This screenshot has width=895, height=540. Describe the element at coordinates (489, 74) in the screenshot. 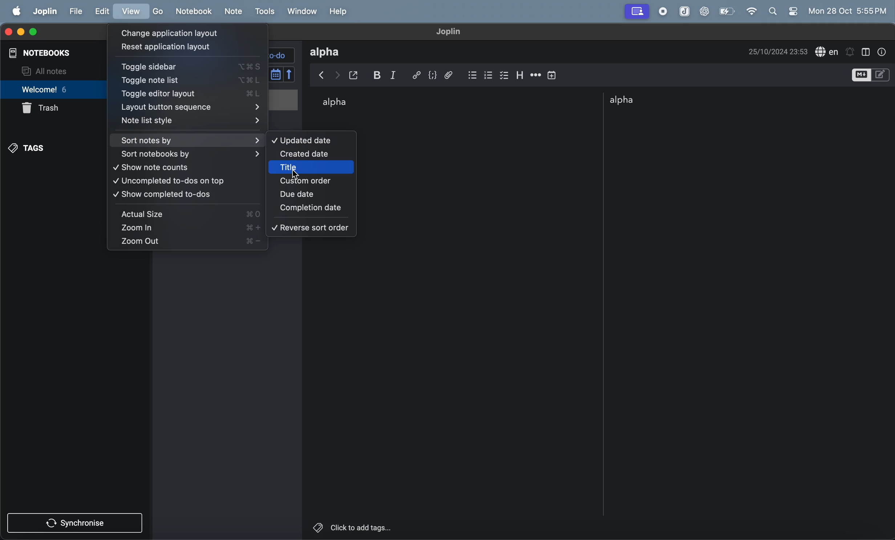

I see `numbered list` at that location.